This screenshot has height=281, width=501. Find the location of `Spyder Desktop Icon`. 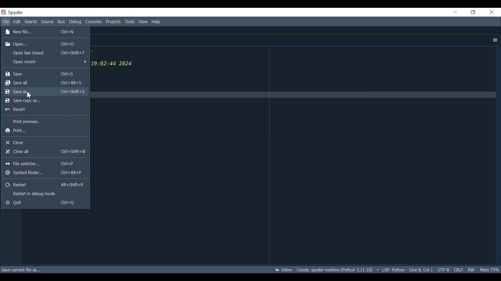

Spyder Desktop Icon is located at coordinates (3, 12).